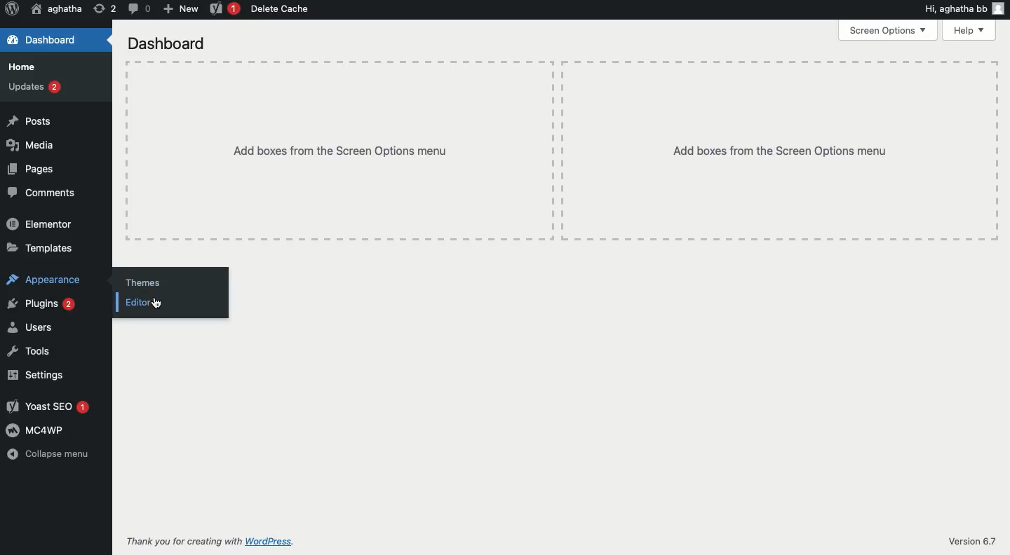  I want to click on Appearance, so click(48, 282).